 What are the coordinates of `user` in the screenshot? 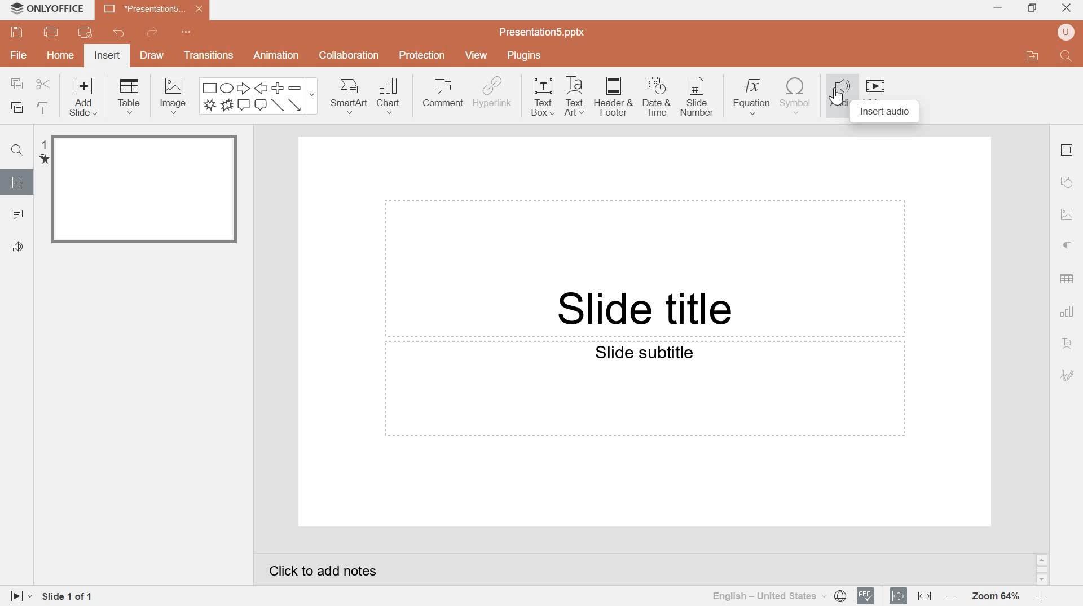 It's located at (1066, 32).